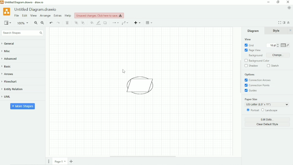 The width and height of the screenshot is (293, 165). Describe the element at coordinates (249, 45) in the screenshot. I see `Grid` at that location.